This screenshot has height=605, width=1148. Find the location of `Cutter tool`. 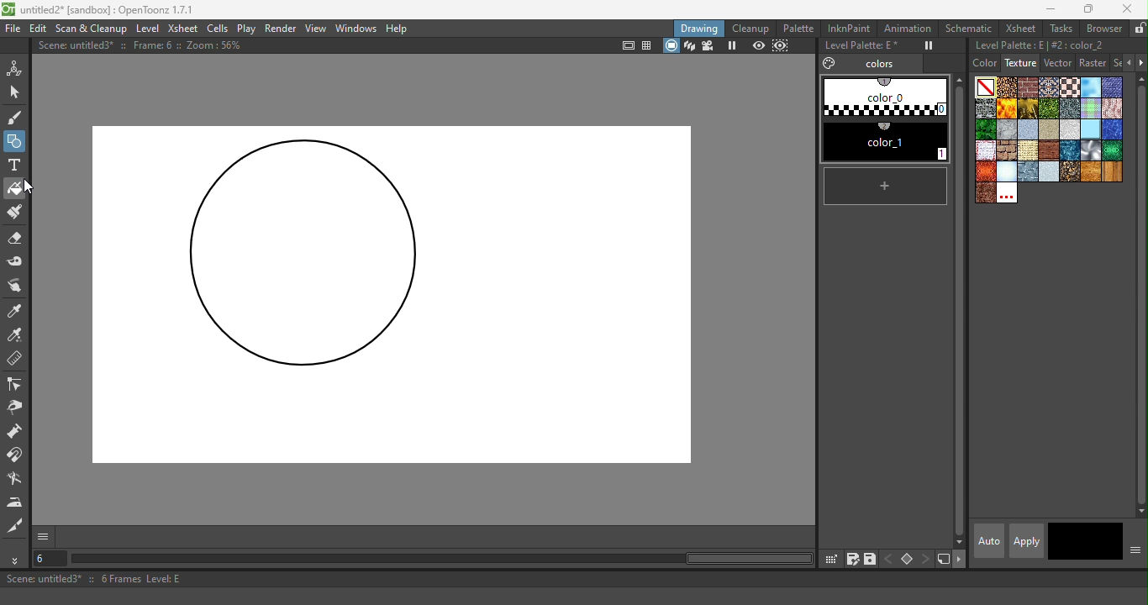

Cutter tool is located at coordinates (15, 527).